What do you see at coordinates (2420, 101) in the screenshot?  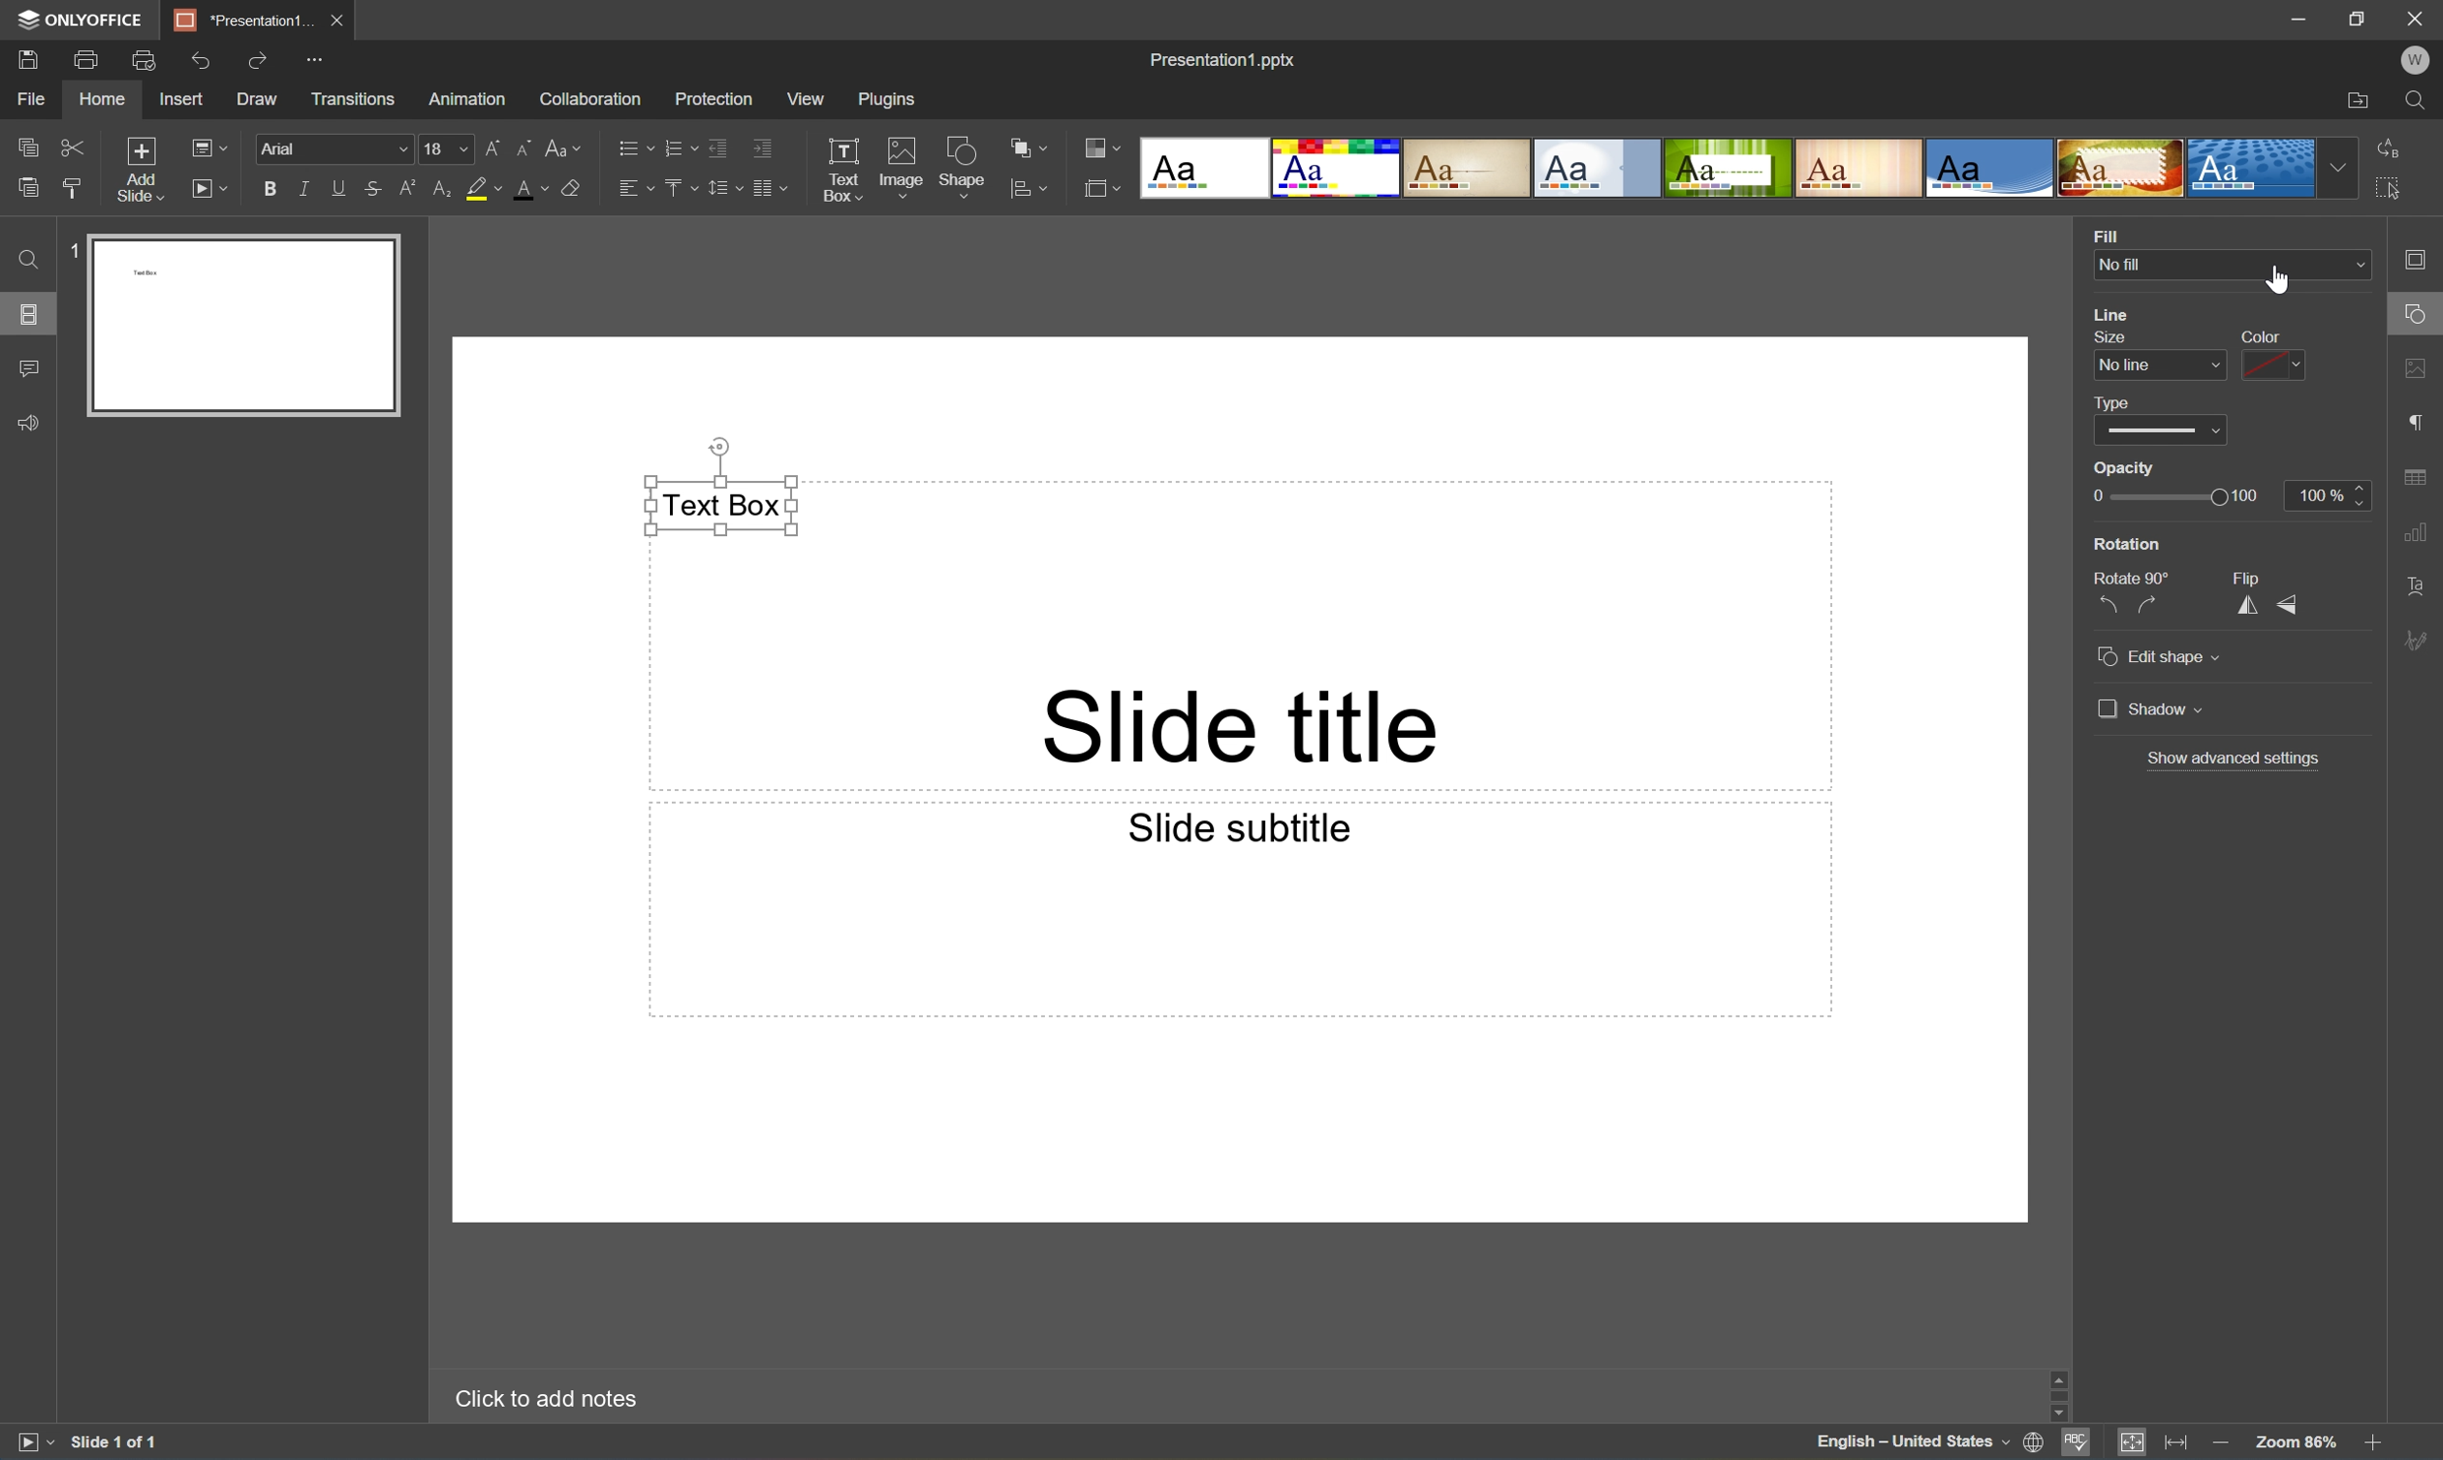 I see `Find` at bounding box center [2420, 101].